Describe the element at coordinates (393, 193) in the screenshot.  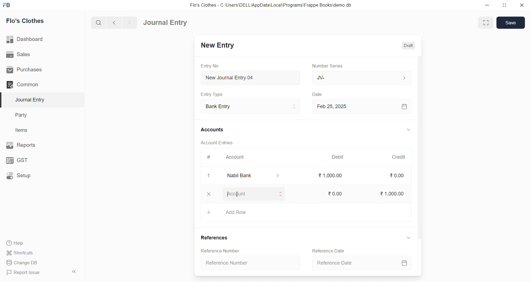
I see `₹ 1000.00` at that location.